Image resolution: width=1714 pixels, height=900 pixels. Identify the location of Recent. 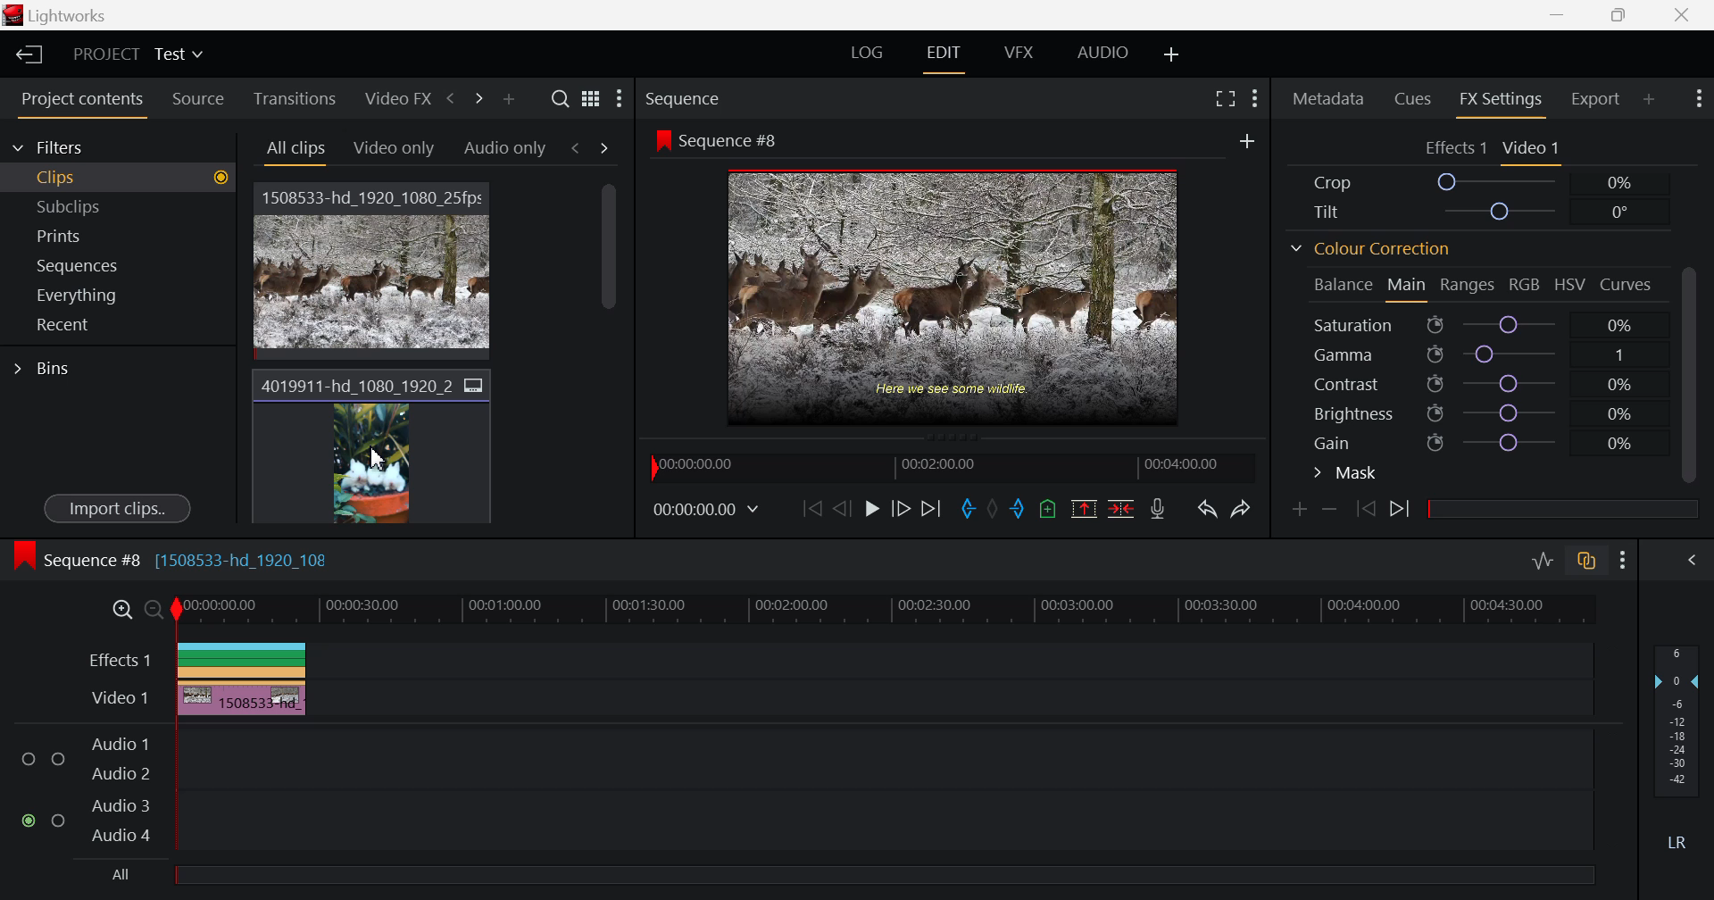
(112, 324).